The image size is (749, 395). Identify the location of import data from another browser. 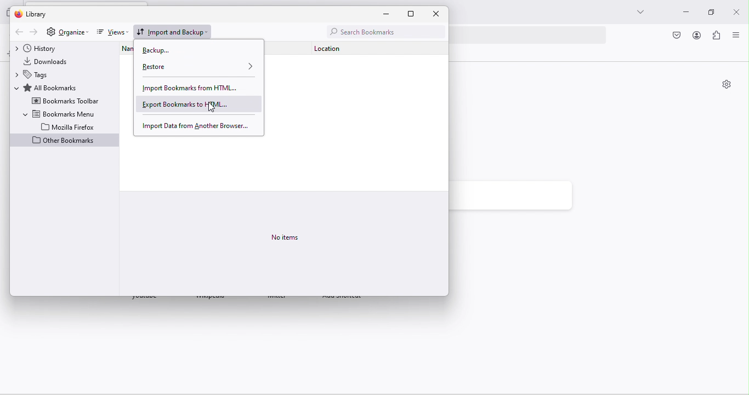
(194, 125).